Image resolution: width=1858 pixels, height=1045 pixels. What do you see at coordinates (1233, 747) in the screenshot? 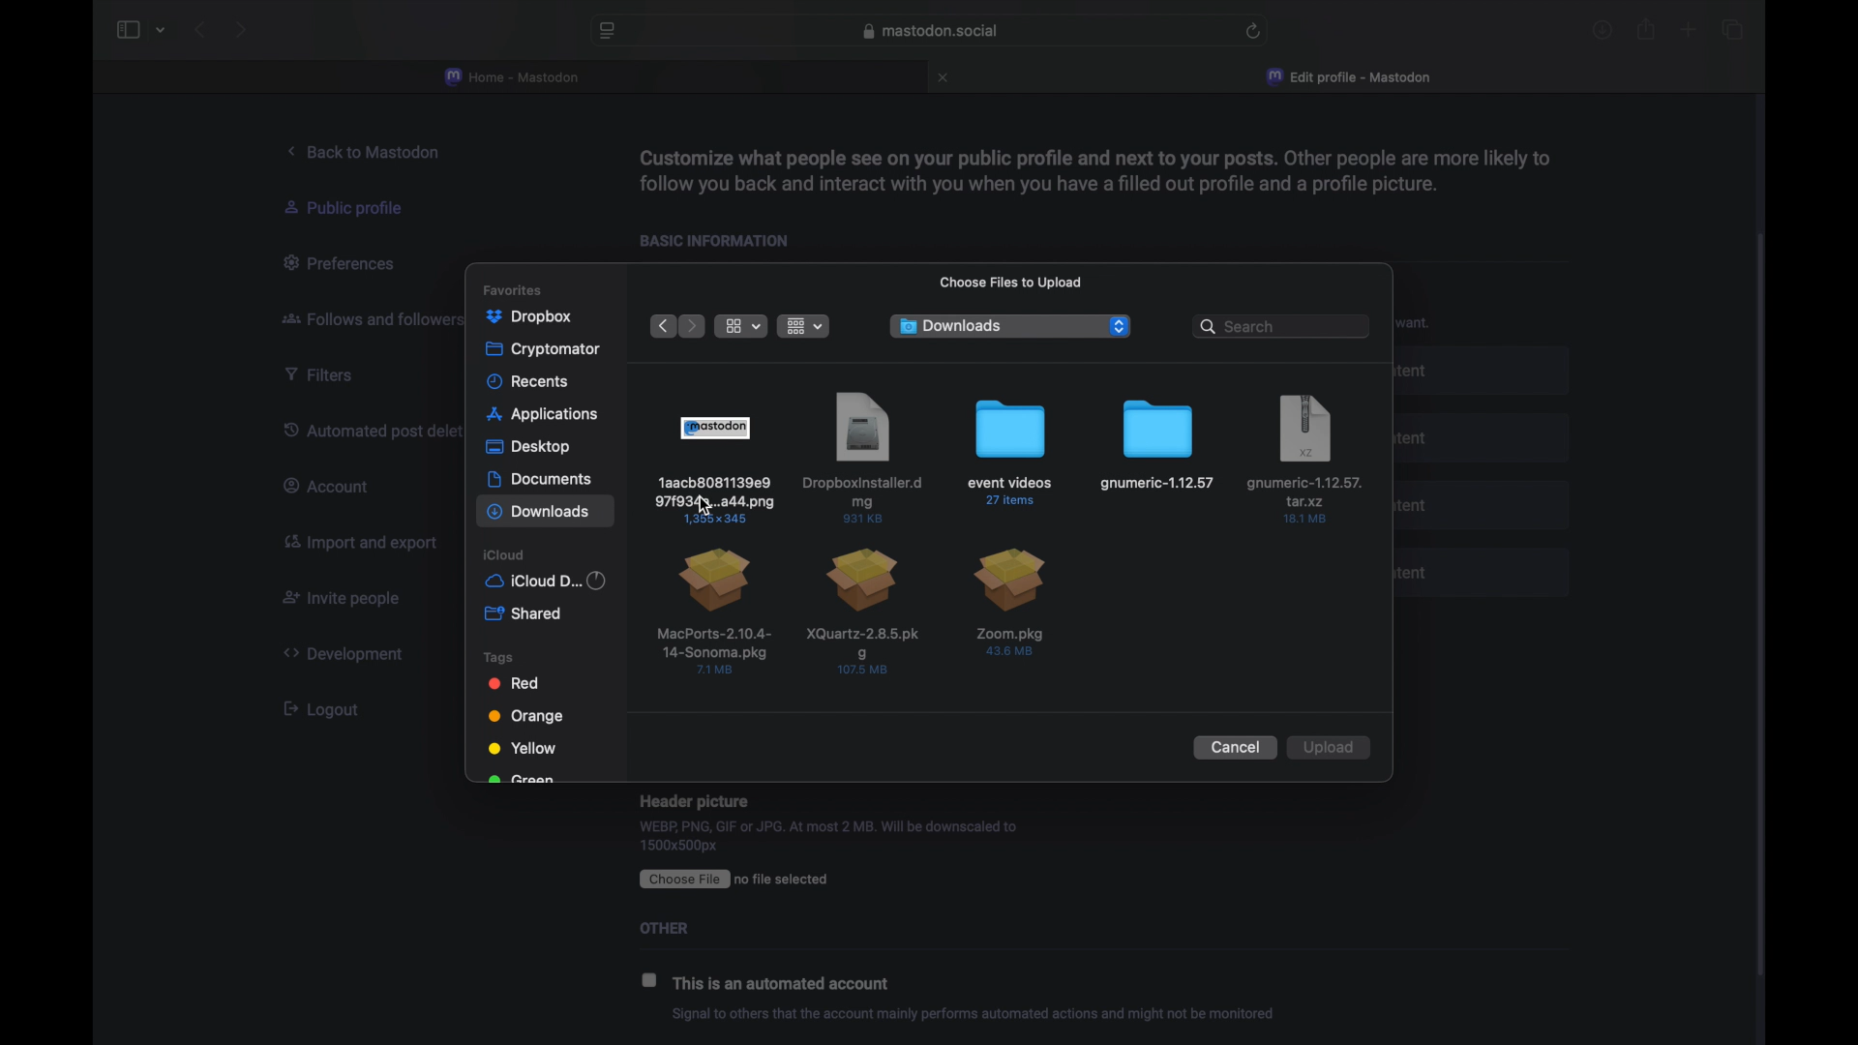
I see `cancel` at bounding box center [1233, 747].